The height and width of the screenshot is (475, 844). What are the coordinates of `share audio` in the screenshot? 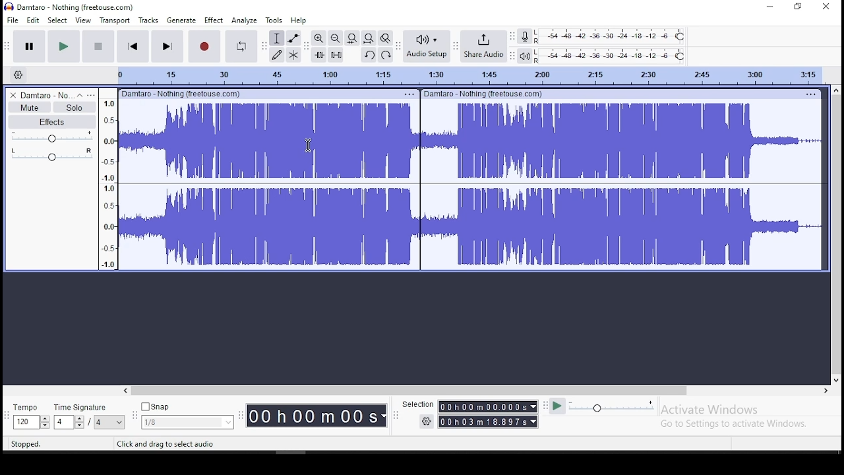 It's located at (483, 47).